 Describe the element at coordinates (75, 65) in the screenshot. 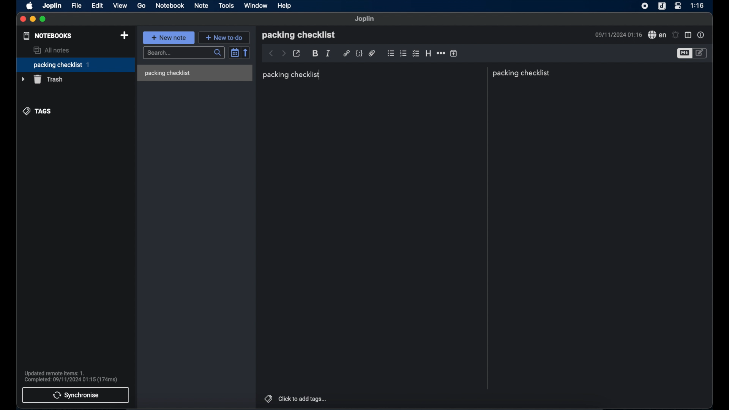

I see `packing checklist` at that location.